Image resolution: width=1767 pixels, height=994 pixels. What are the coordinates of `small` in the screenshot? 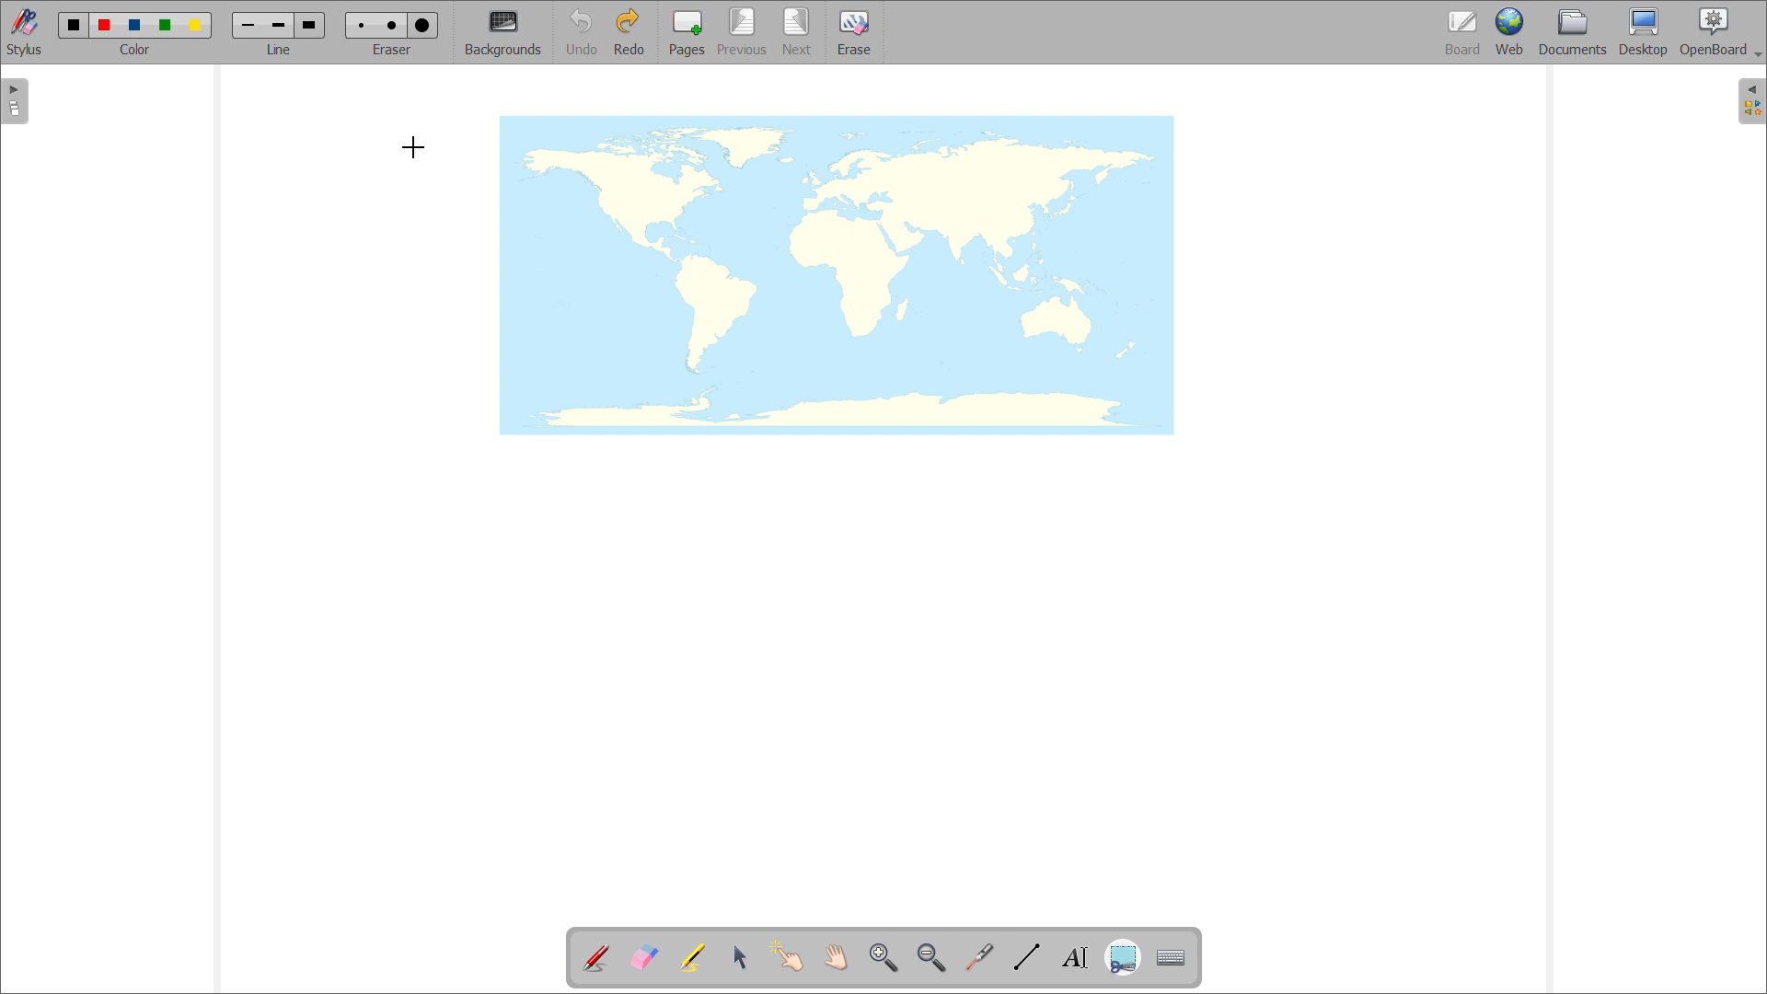 It's located at (359, 24).